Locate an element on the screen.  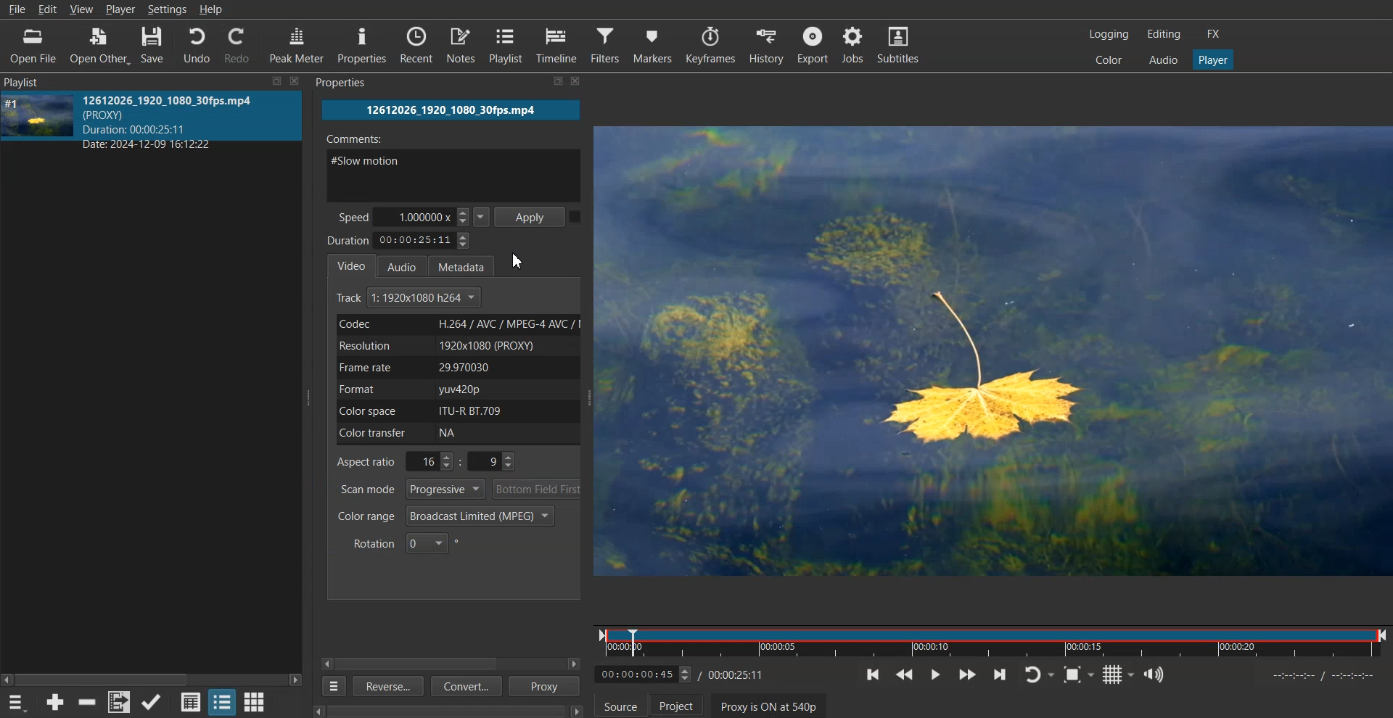
Track is located at coordinates (410, 298).